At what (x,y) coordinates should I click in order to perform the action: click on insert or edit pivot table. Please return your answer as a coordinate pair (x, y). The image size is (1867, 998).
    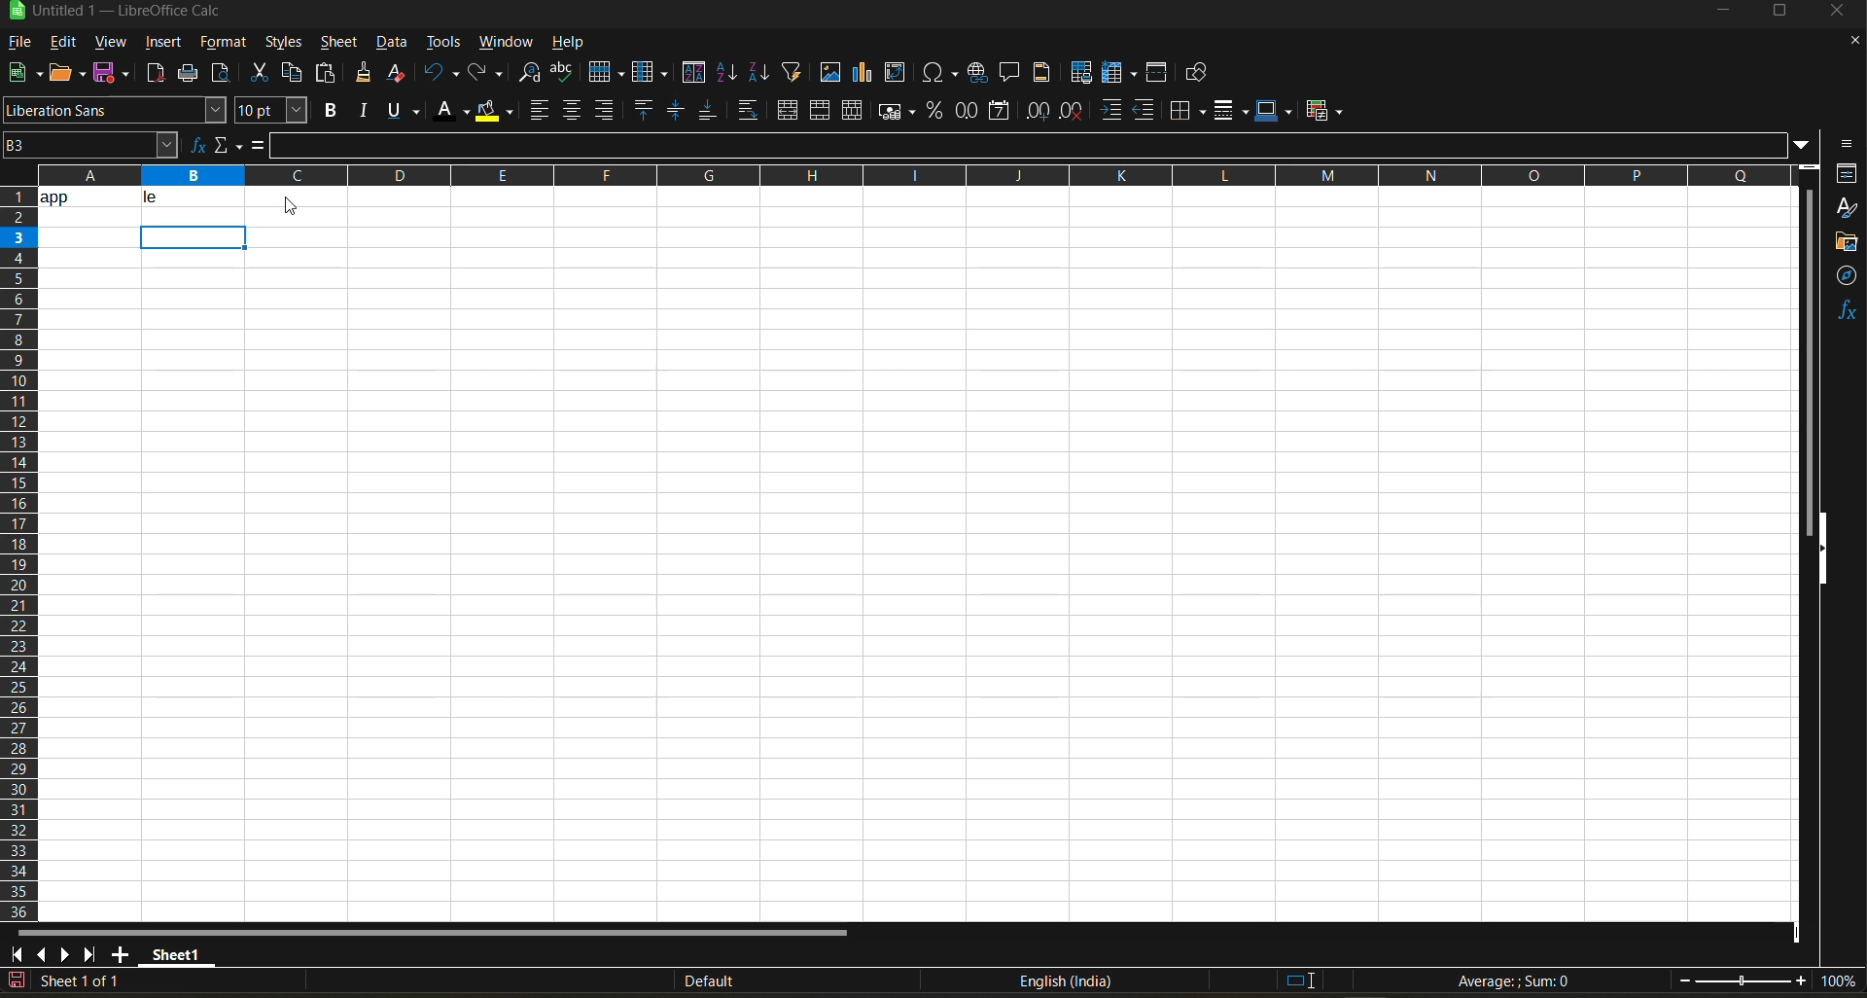
    Looking at the image, I should click on (897, 74).